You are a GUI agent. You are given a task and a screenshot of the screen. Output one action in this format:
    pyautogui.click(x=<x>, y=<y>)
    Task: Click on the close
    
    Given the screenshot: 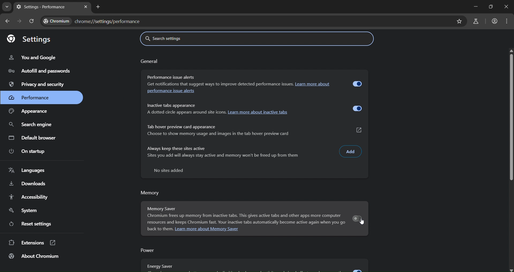 What is the action you would take?
    pyautogui.click(x=508, y=7)
    